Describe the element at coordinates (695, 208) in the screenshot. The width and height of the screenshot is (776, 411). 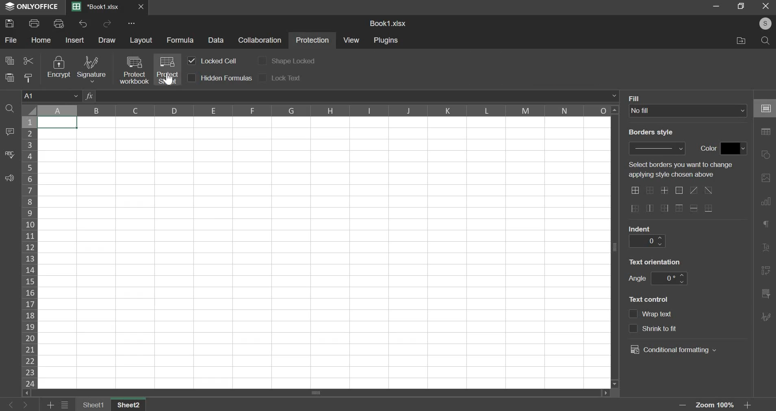
I see `border options` at that location.